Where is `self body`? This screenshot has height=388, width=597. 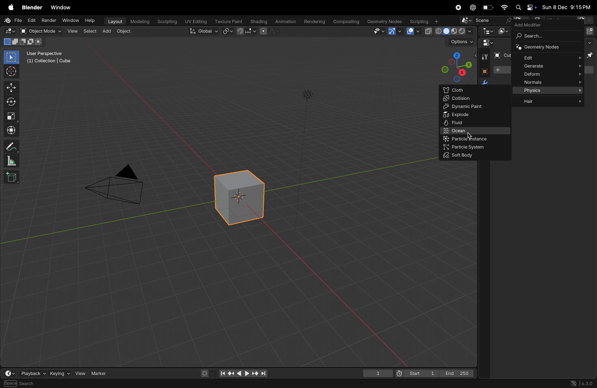
self body is located at coordinates (472, 156).